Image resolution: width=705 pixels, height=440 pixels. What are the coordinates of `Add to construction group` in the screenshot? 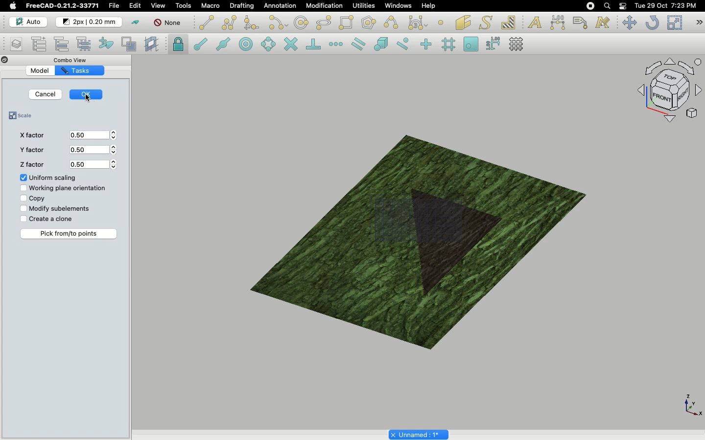 It's located at (107, 45).